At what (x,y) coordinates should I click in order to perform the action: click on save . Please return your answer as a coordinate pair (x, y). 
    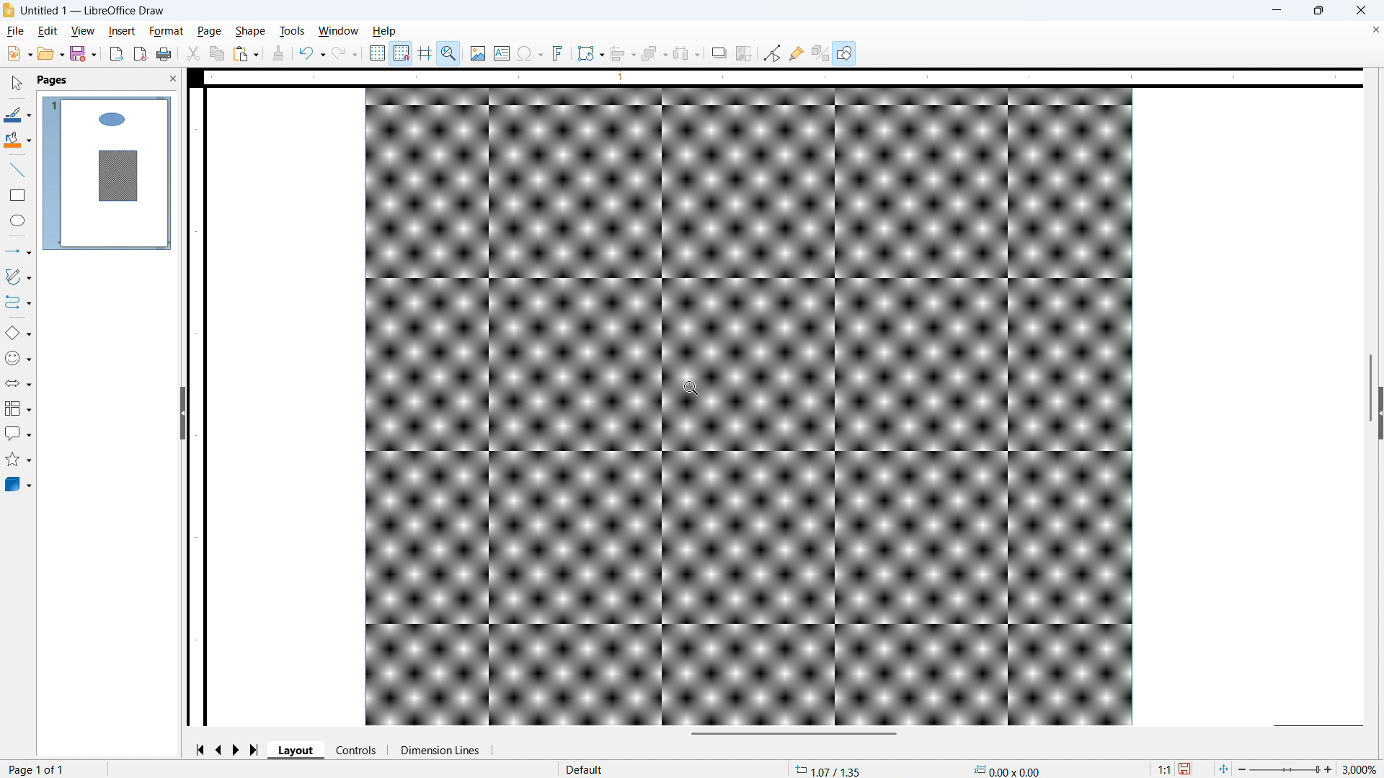
    Looking at the image, I should click on (83, 54).